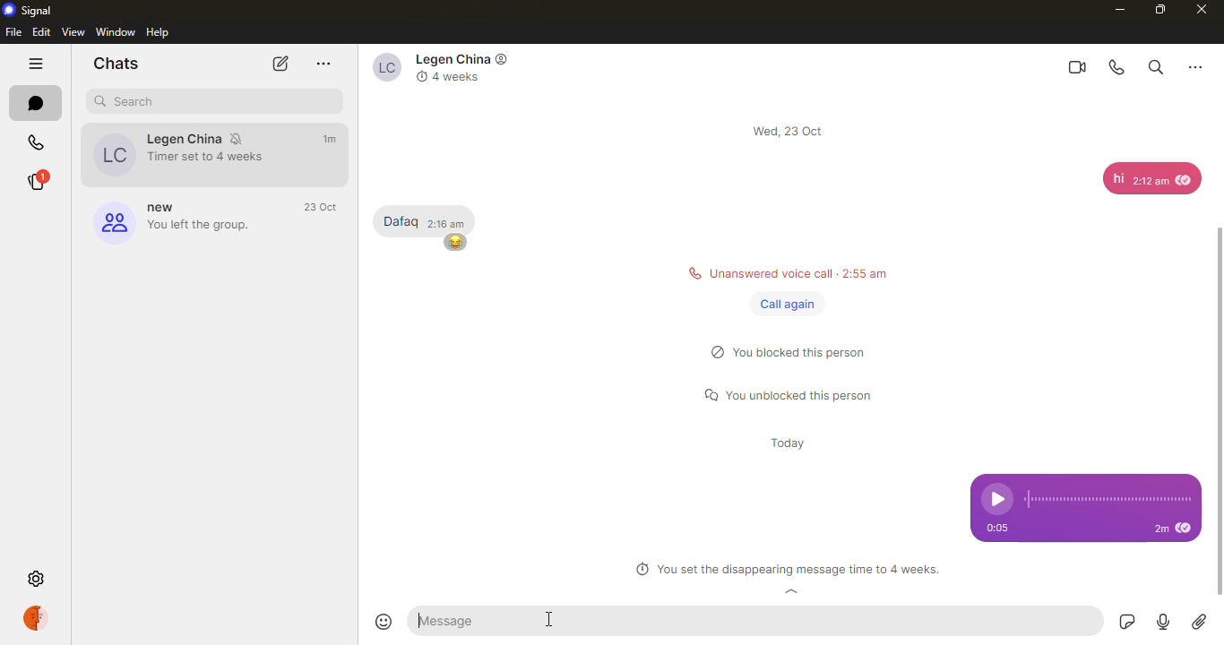 This screenshot has height=645, width=1224. What do you see at coordinates (1202, 10) in the screenshot?
I see `close` at bounding box center [1202, 10].